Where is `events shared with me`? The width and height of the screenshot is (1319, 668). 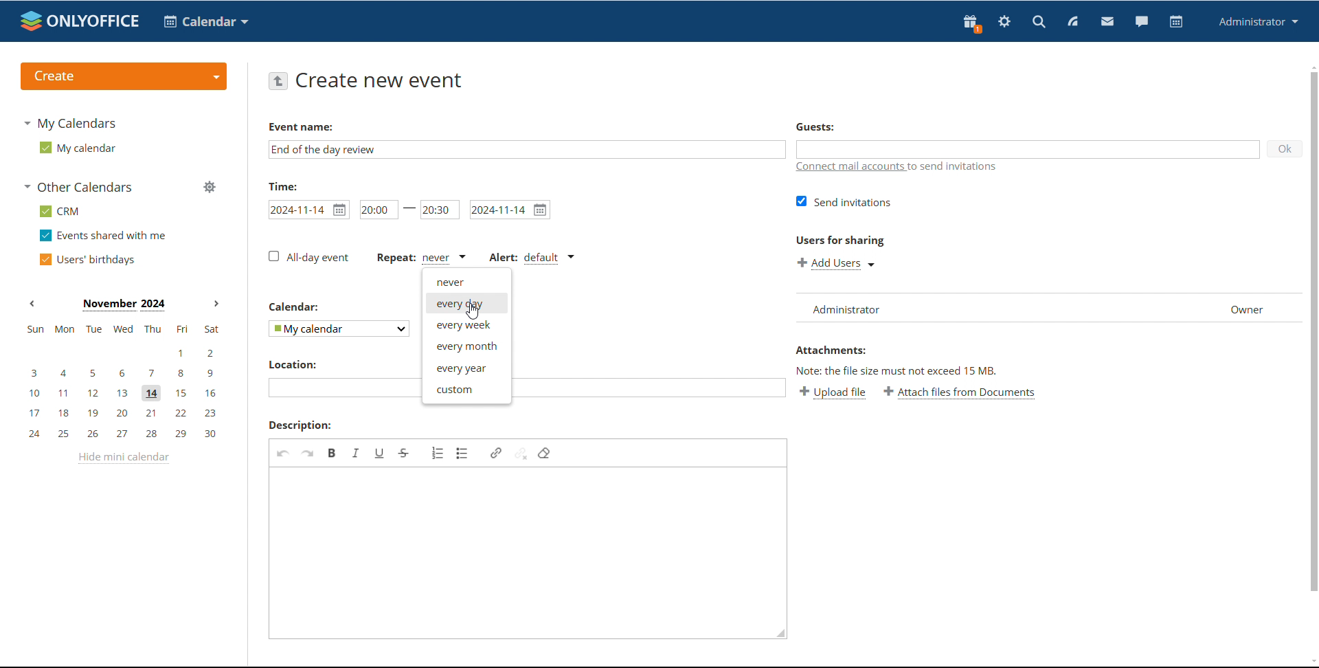 events shared with me is located at coordinates (104, 235).